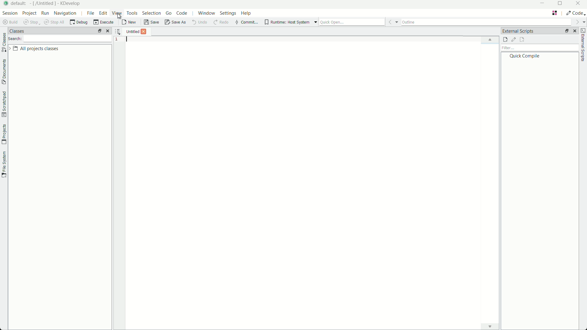  Describe the element at coordinates (4, 134) in the screenshot. I see `projects` at that location.